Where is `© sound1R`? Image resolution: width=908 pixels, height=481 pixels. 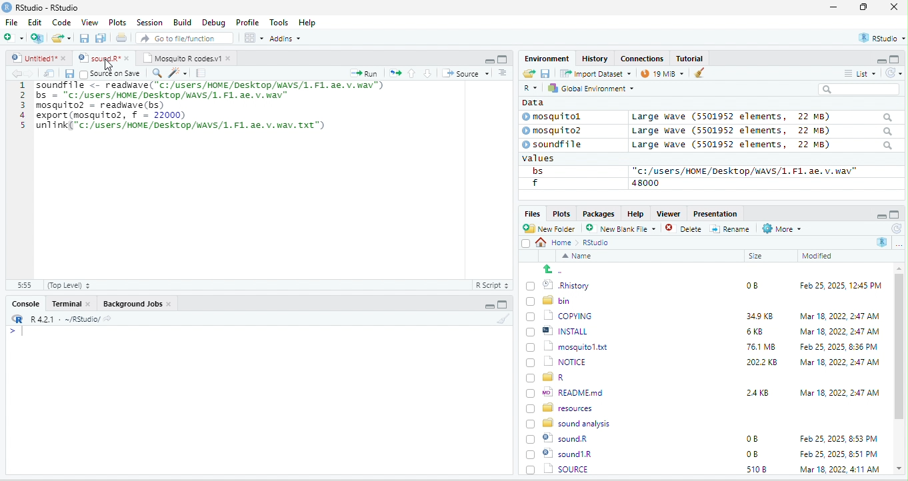
© sound1R is located at coordinates (561, 440).